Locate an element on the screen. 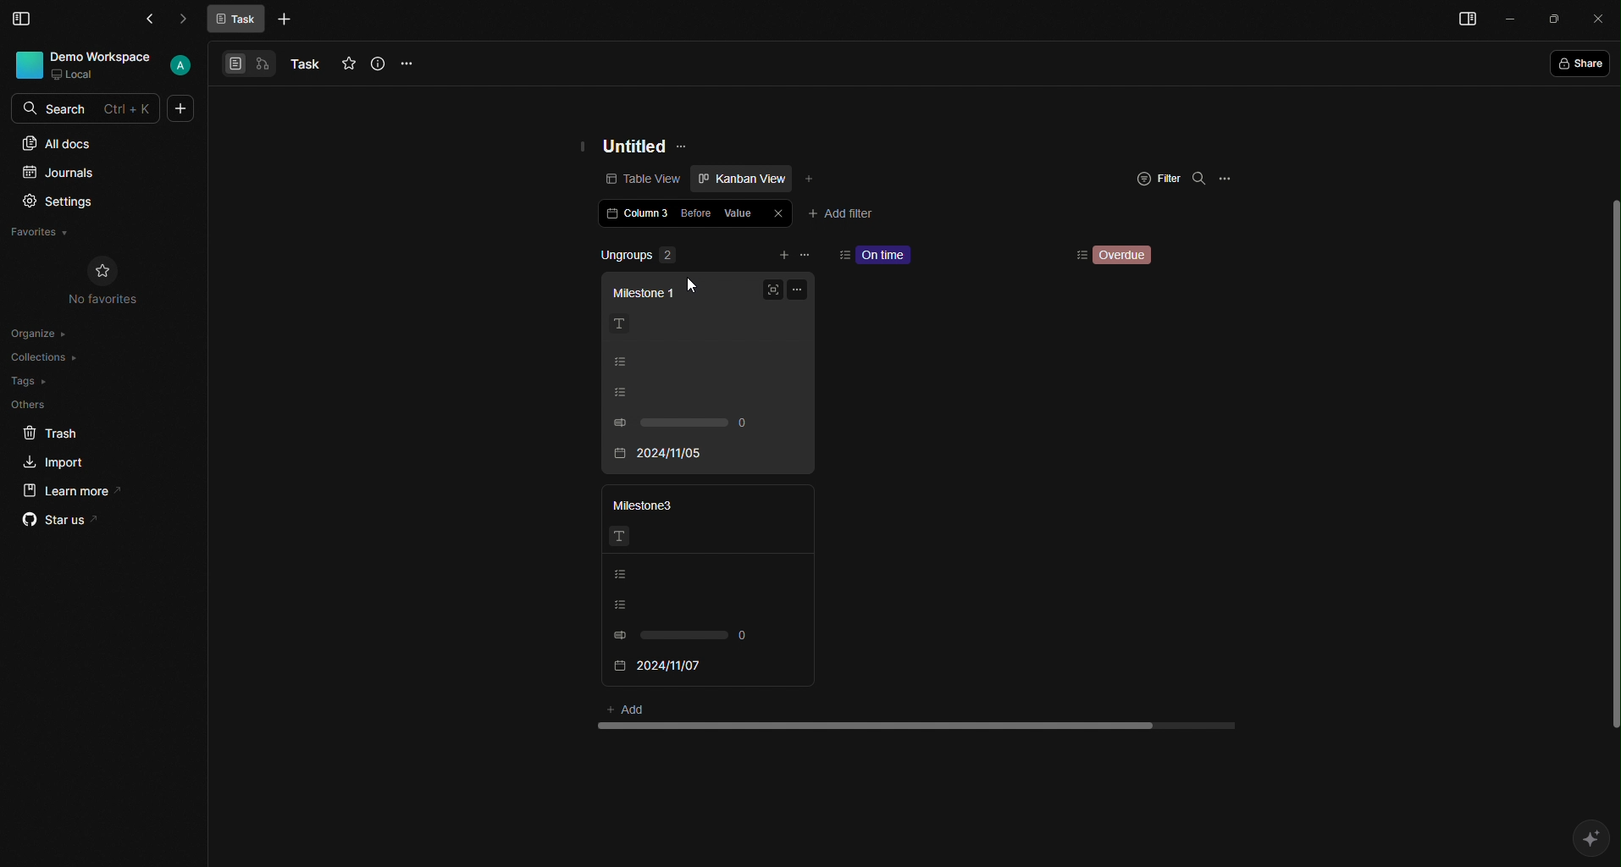 The width and height of the screenshot is (1621, 867). All docs is located at coordinates (58, 145).